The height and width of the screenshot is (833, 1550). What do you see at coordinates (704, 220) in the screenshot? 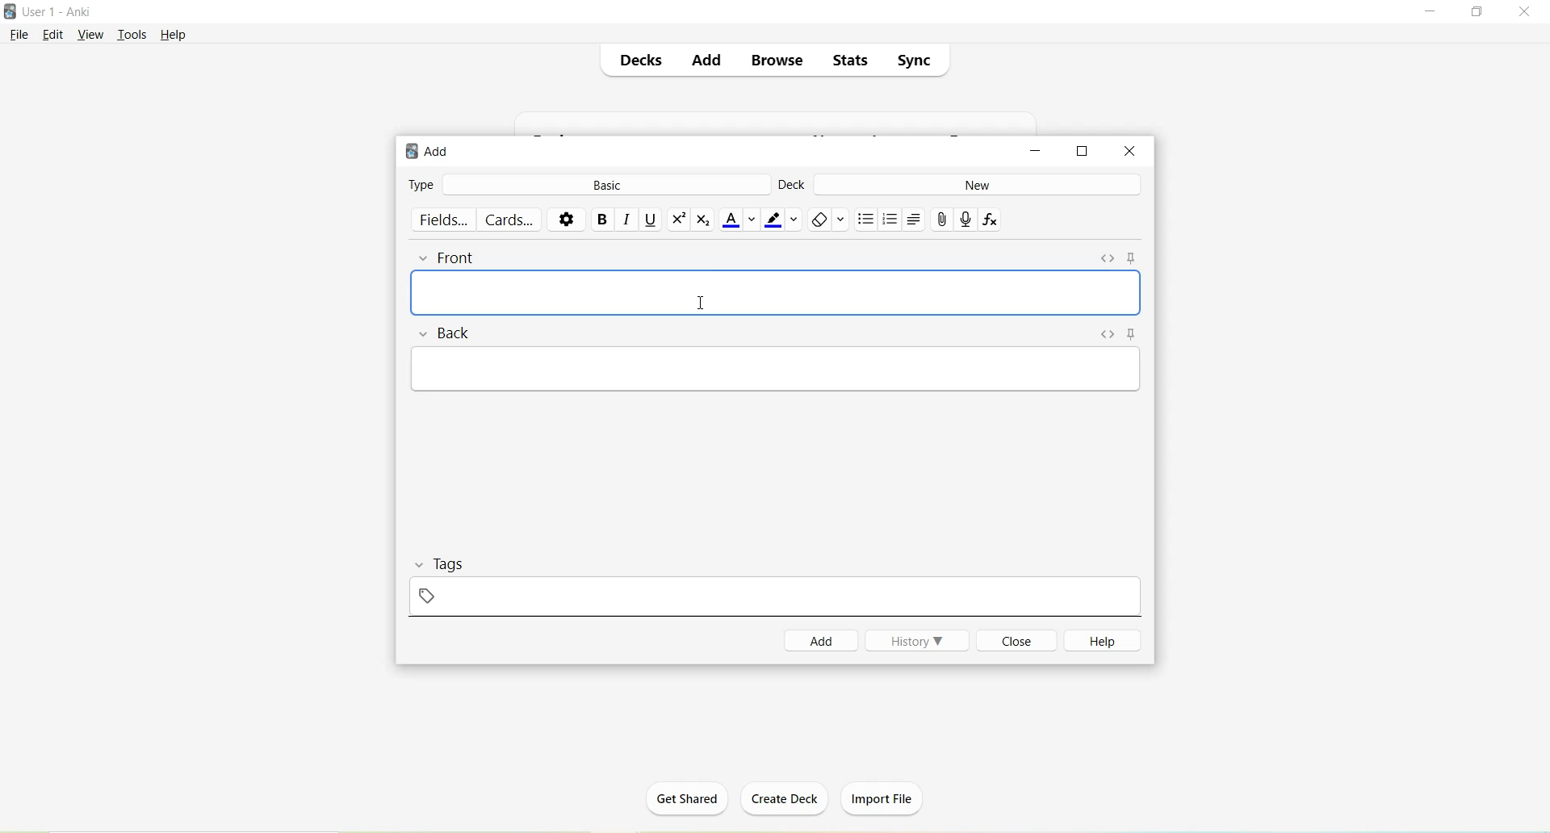
I see `Subscript` at bounding box center [704, 220].